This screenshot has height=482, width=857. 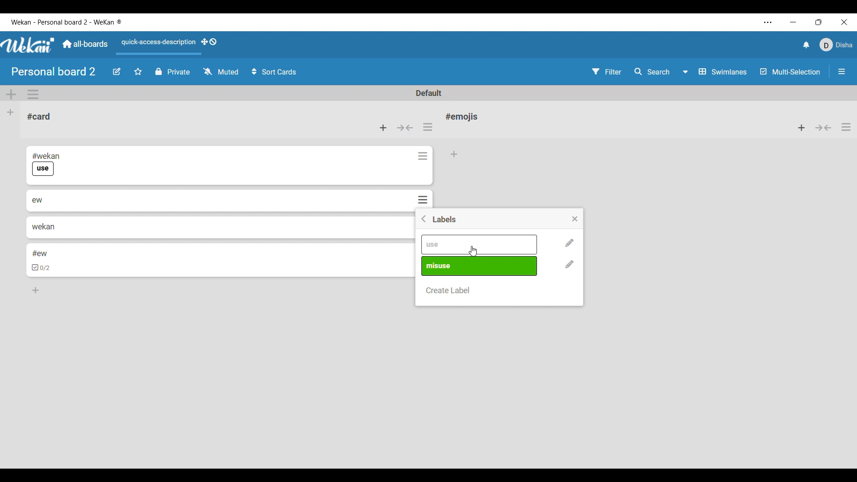 I want to click on Current account, so click(x=836, y=45).